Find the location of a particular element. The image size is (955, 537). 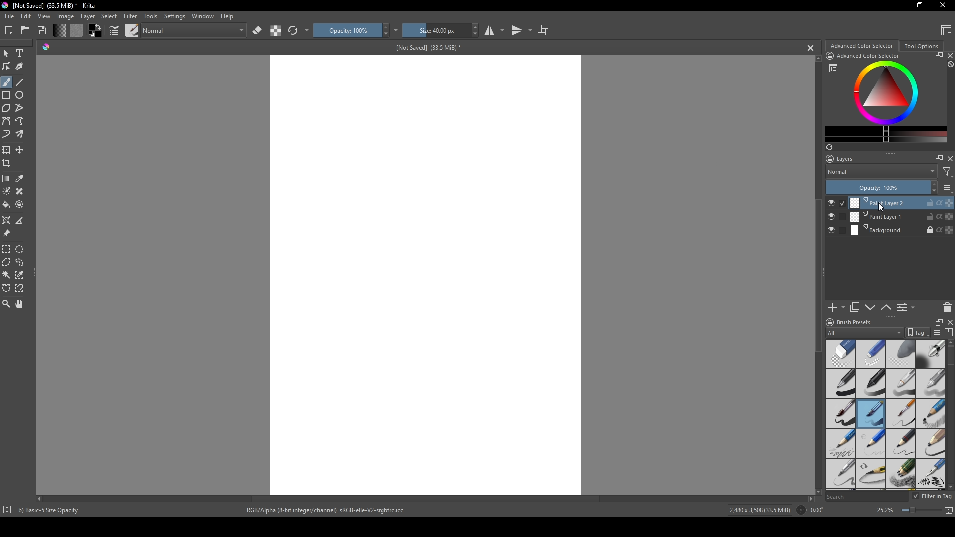

down is located at coordinates (870, 307).